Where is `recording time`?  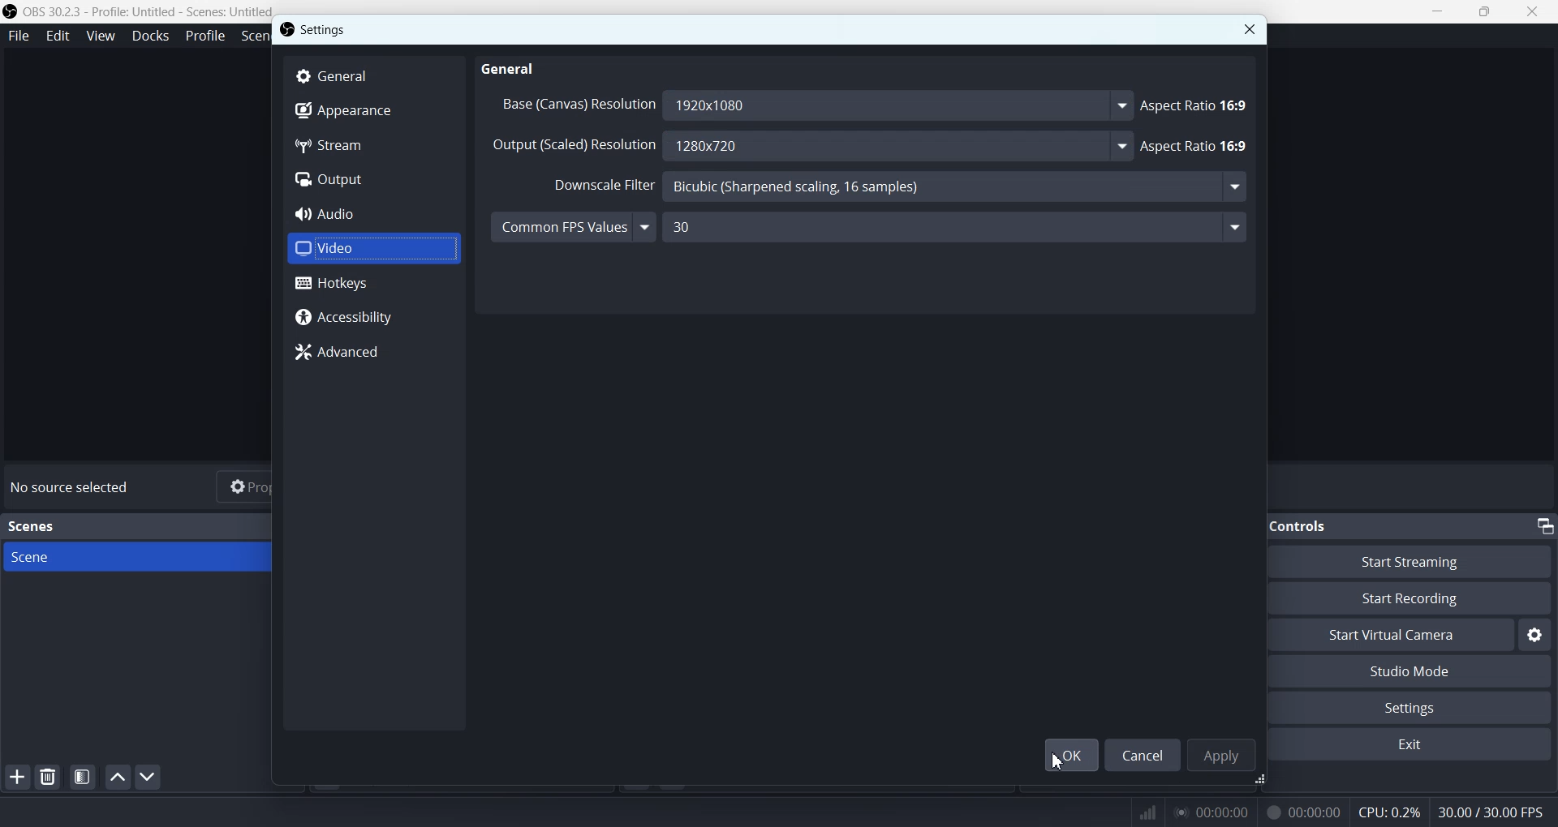 recording time is located at coordinates (1300, 812).